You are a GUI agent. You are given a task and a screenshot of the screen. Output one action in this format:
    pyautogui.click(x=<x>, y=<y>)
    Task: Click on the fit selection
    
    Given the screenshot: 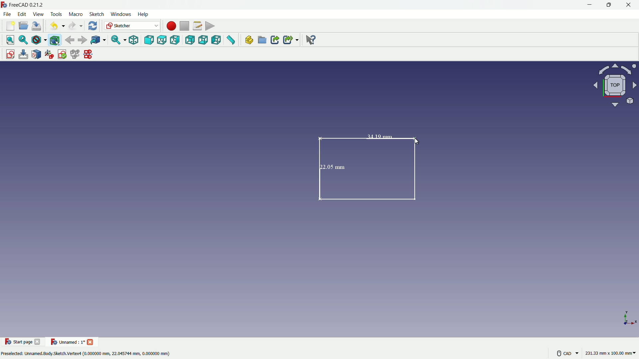 What is the action you would take?
    pyautogui.click(x=23, y=40)
    